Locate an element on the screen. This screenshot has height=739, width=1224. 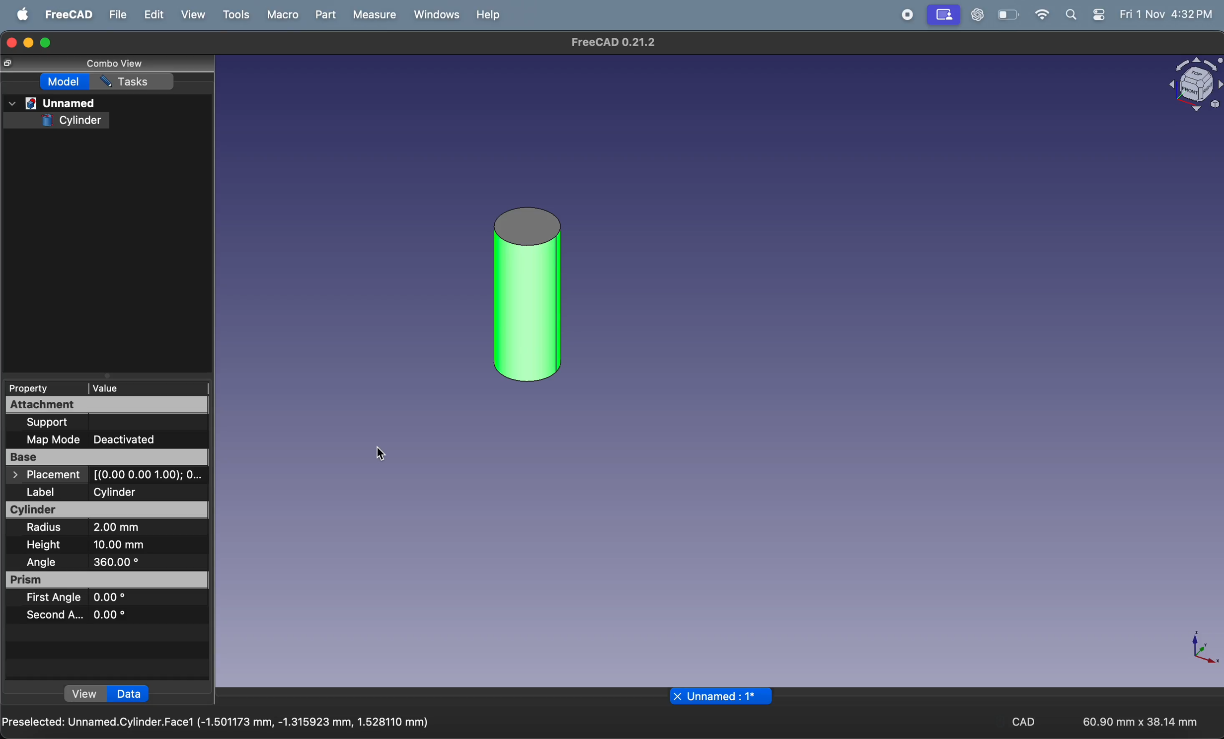
stop is located at coordinates (909, 15).